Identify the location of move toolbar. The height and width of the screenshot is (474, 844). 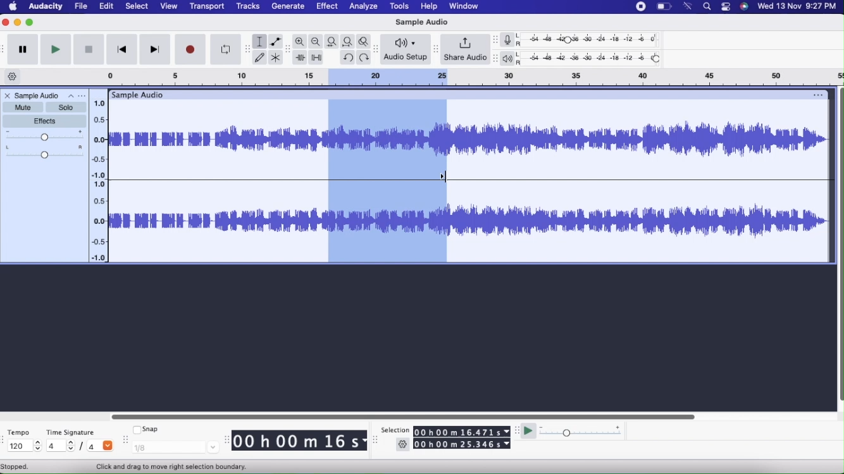
(288, 49).